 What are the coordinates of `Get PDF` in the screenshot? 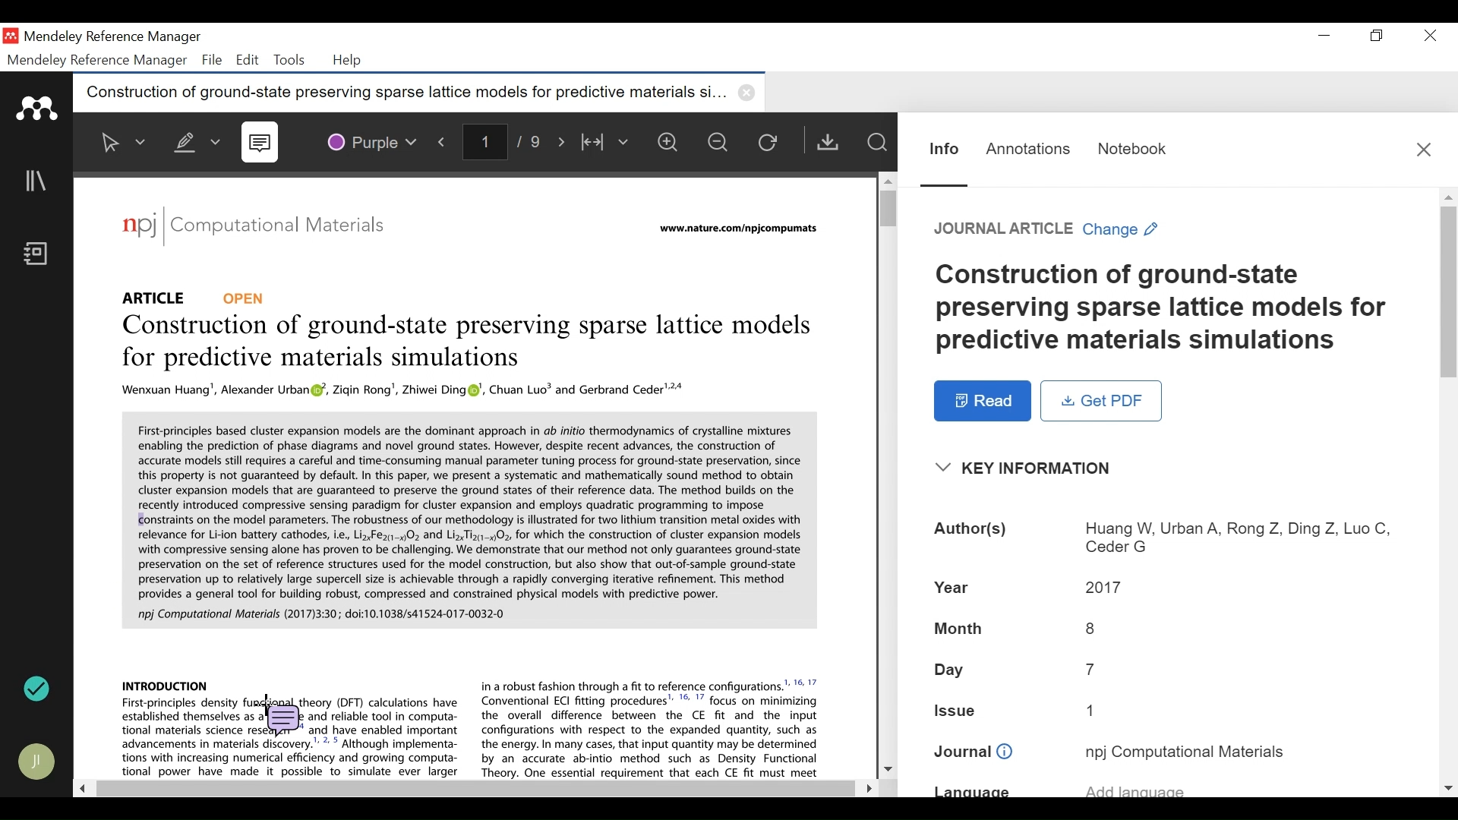 It's located at (1102, 401).